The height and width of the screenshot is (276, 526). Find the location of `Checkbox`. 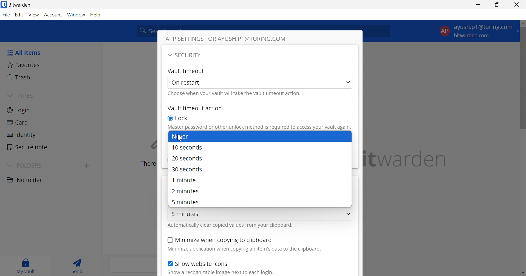

Checkbox is located at coordinates (170, 118).